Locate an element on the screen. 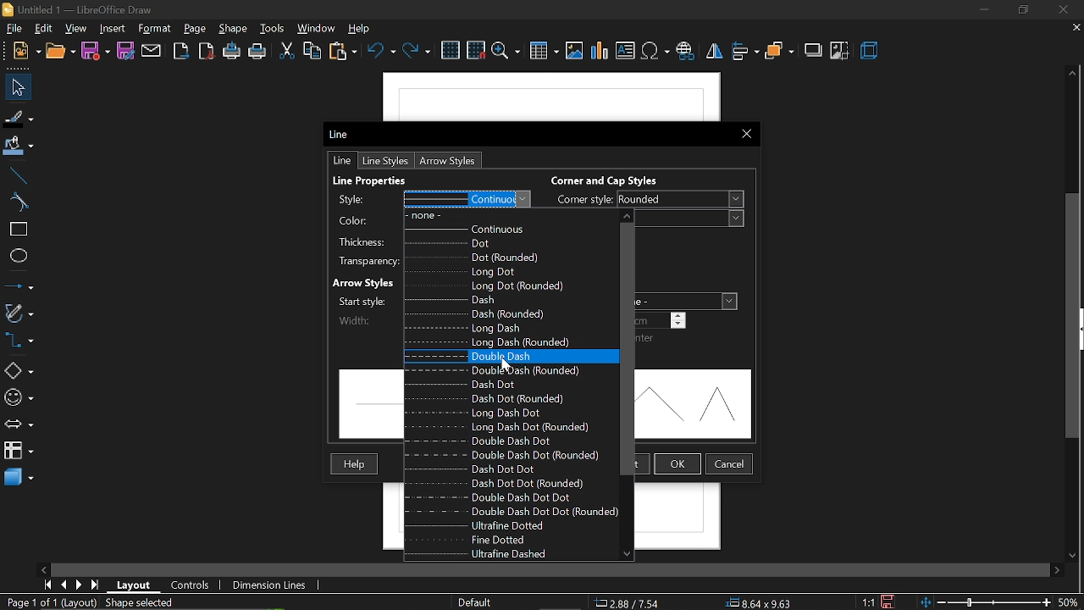 The image size is (1084, 610). 3d shapes is located at coordinates (18, 477).